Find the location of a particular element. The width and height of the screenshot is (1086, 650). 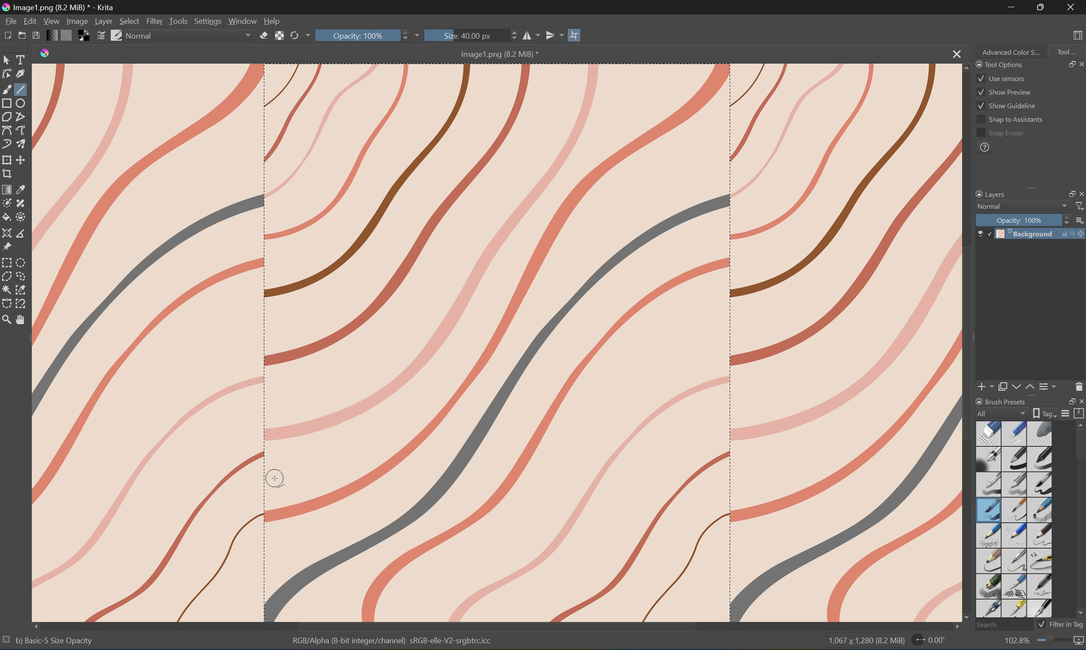

Restore Down is located at coordinates (1066, 64).